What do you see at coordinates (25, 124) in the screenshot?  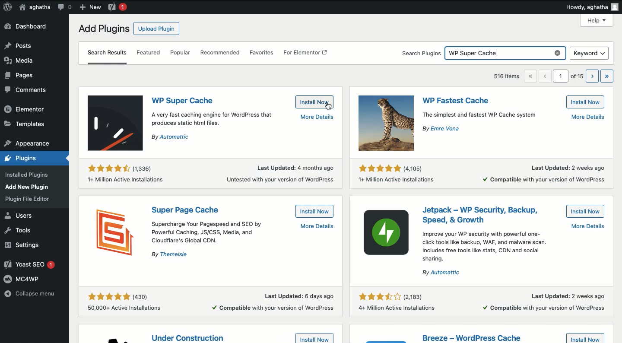 I see `Templates` at bounding box center [25, 124].